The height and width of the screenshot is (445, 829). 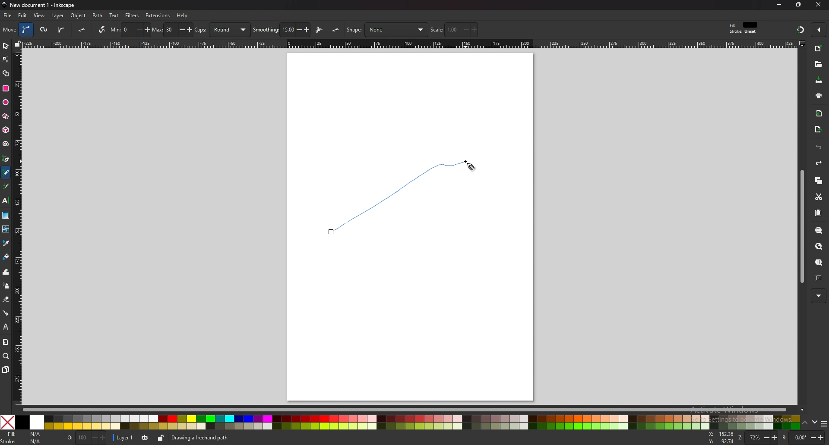 I want to click on redo, so click(x=819, y=163).